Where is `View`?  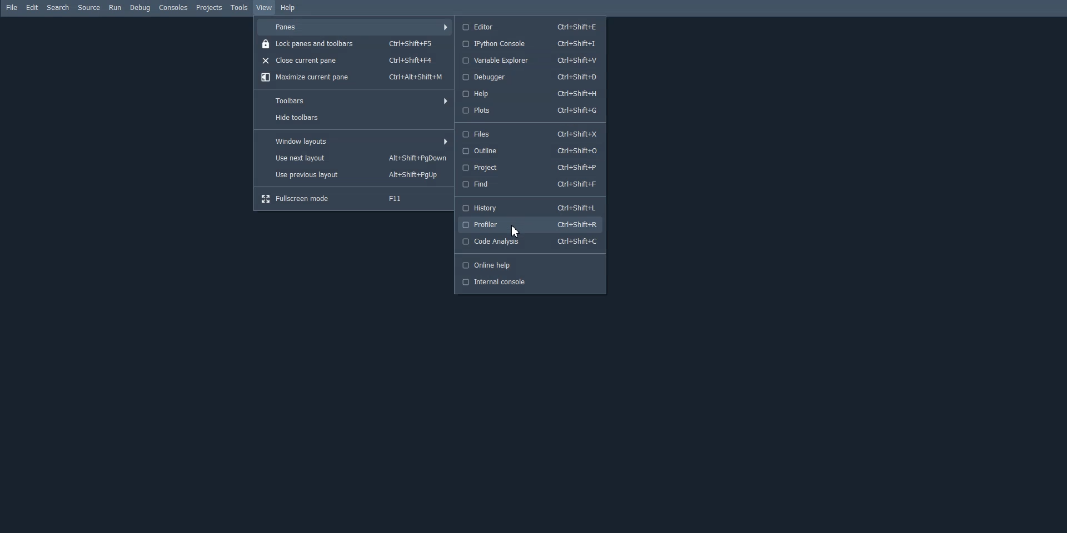
View is located at coordinates (265, 7).